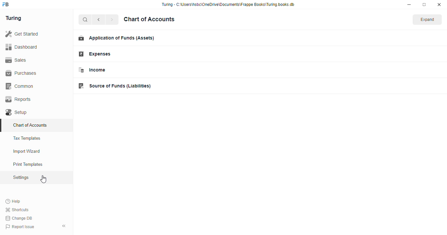 The image size is (447, 235). What do you see at coordinates (21, 47) in the screenshot?
I see `dashboard` at bounding box center [21, 47].